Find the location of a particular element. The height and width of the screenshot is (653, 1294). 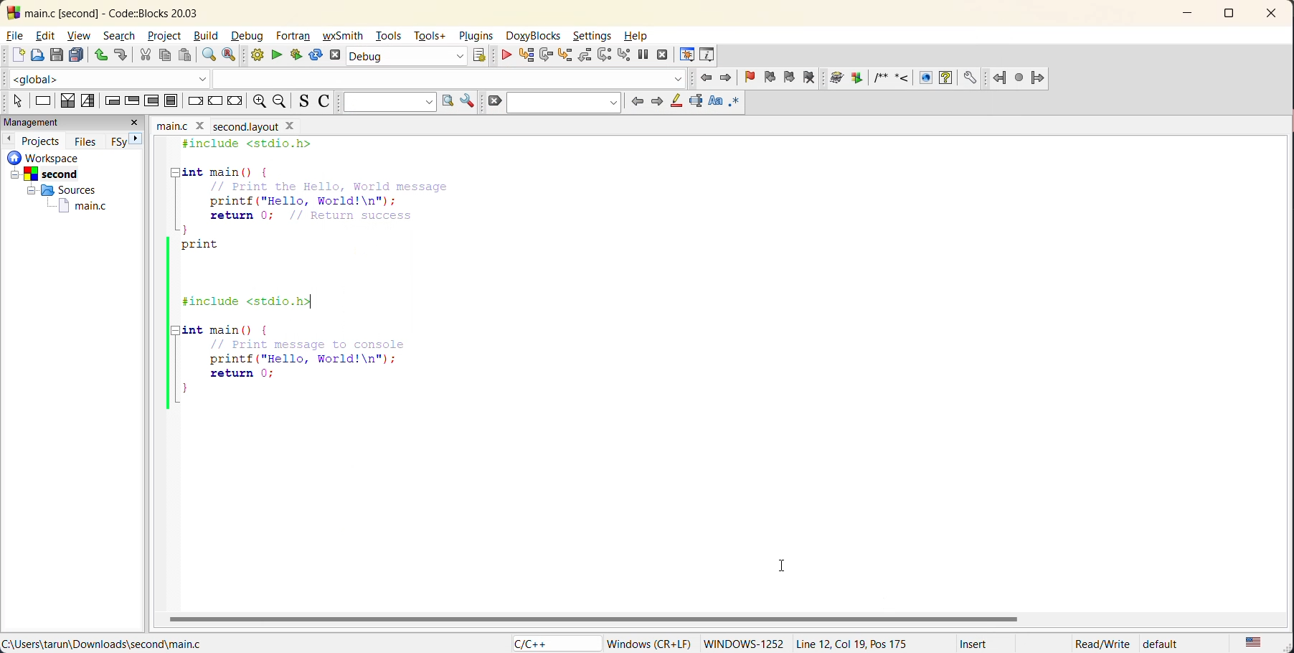

project is located at coordinates (166, 37).